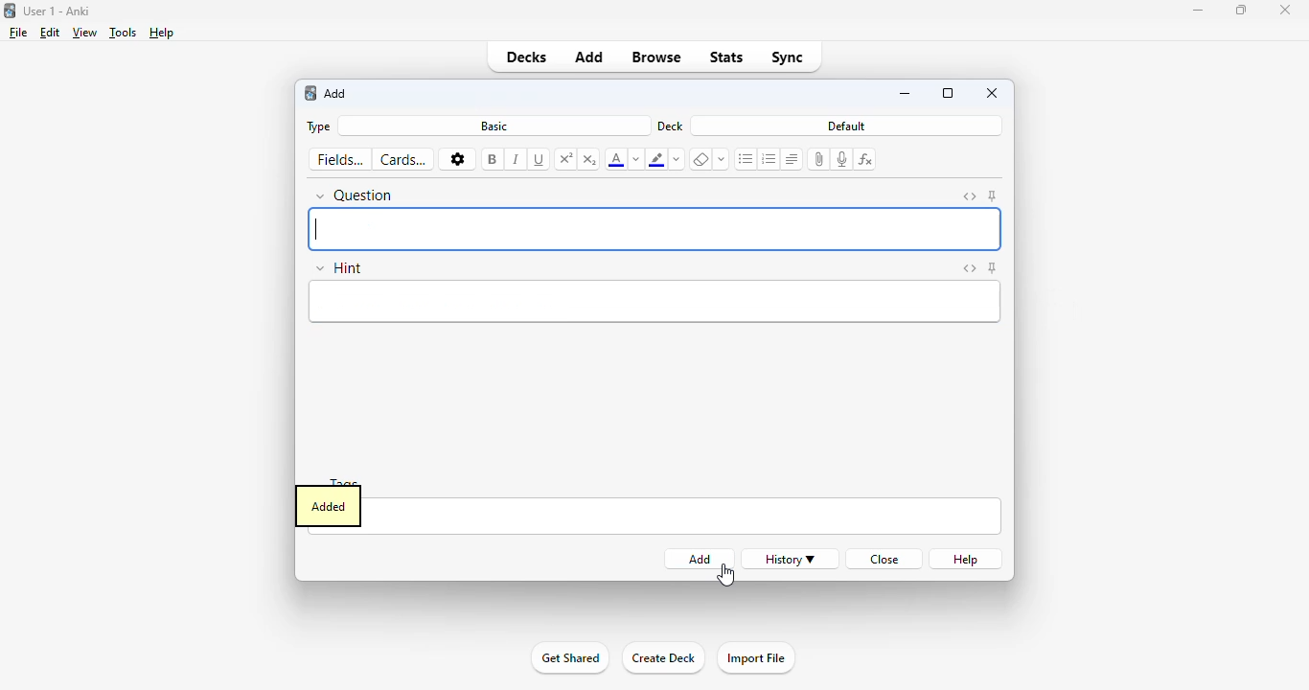  I want to click on logo, so click(11, 11).